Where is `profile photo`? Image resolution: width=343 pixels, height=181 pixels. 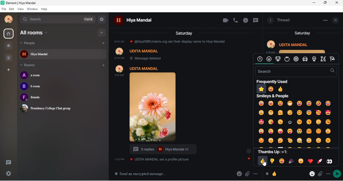 profile photo is located at coordinates (160, 104).